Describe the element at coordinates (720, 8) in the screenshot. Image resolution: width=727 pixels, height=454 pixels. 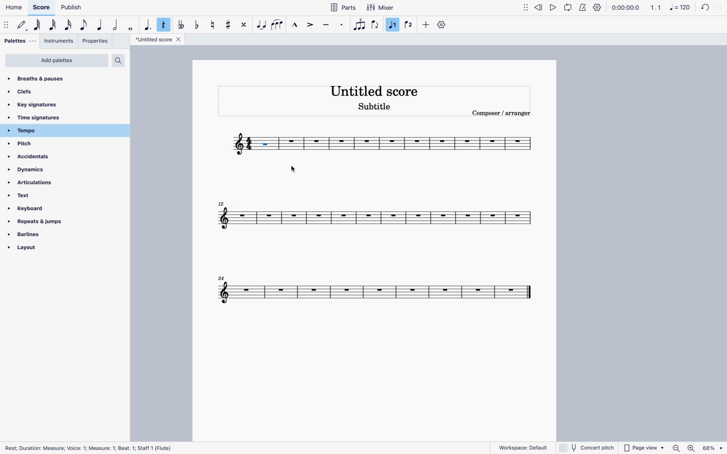
I see `forward` at that location.